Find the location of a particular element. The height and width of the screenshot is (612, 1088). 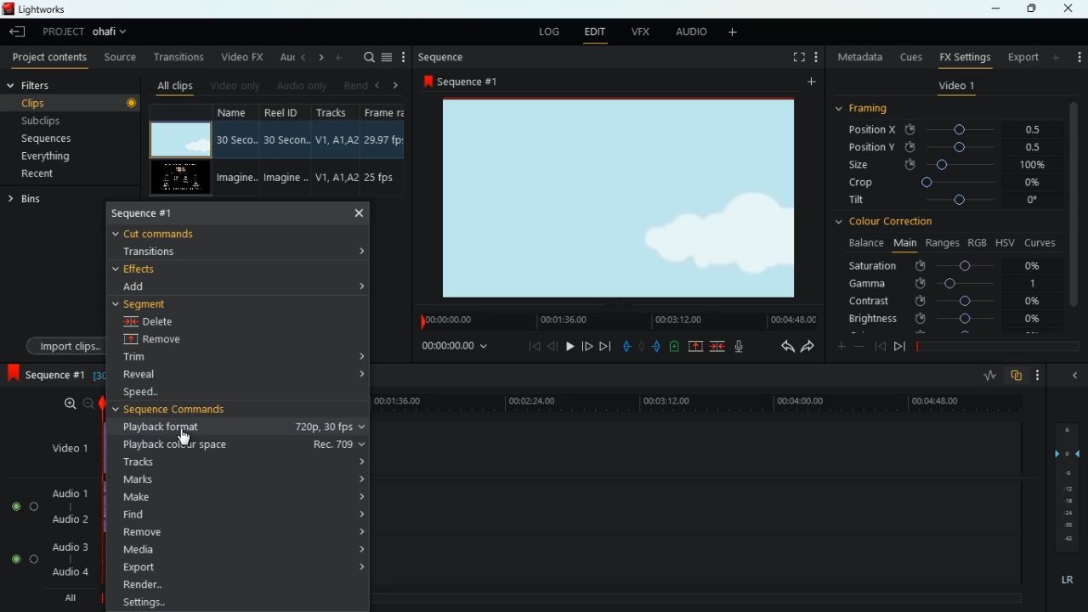

bins is located at coordinates (31, 201).